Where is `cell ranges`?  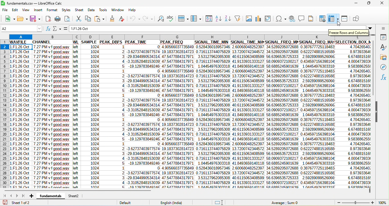 cell ranges is located at coordinates (191, 114).